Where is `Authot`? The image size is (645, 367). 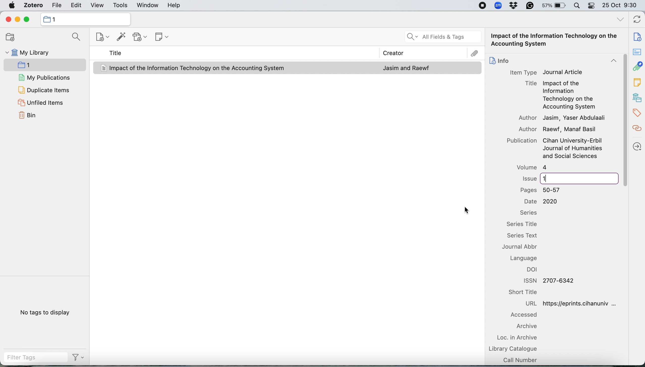
Authot is located at coordinates (523, 129).